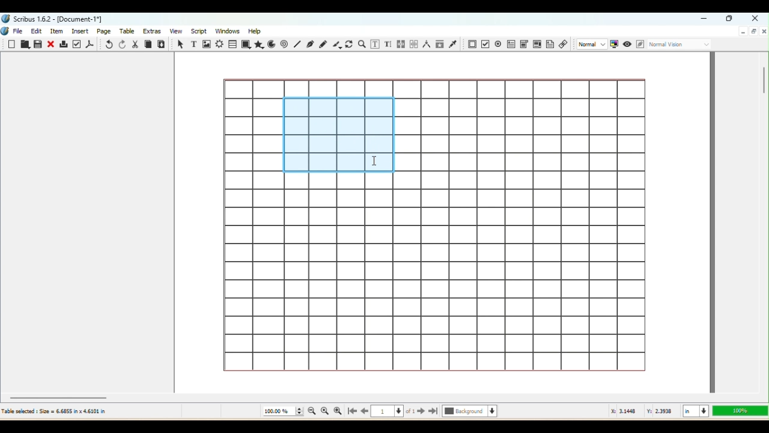 This screenshot has width=769, height=433. What do you see at coordinates (384, 397) in the screenshot?
I see `Horizontal scroll bar` at bounding box center [384, 397].